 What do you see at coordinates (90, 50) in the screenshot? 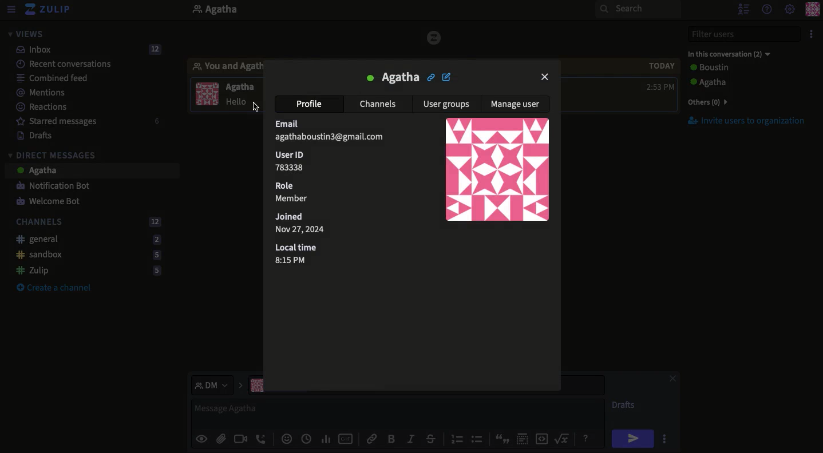
I see `Inbox` at bounding box center [90, 50].